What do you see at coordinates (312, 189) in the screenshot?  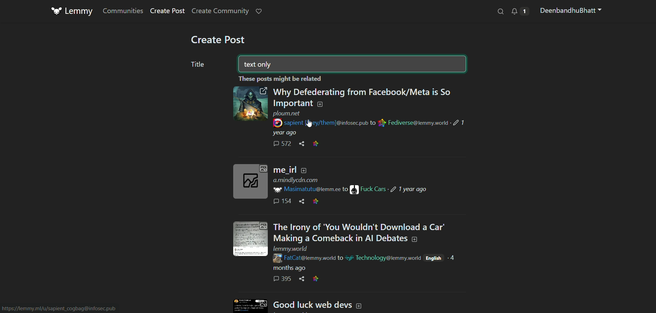 I see `Link to Masimatutu page` at bounding box center [312, 189].